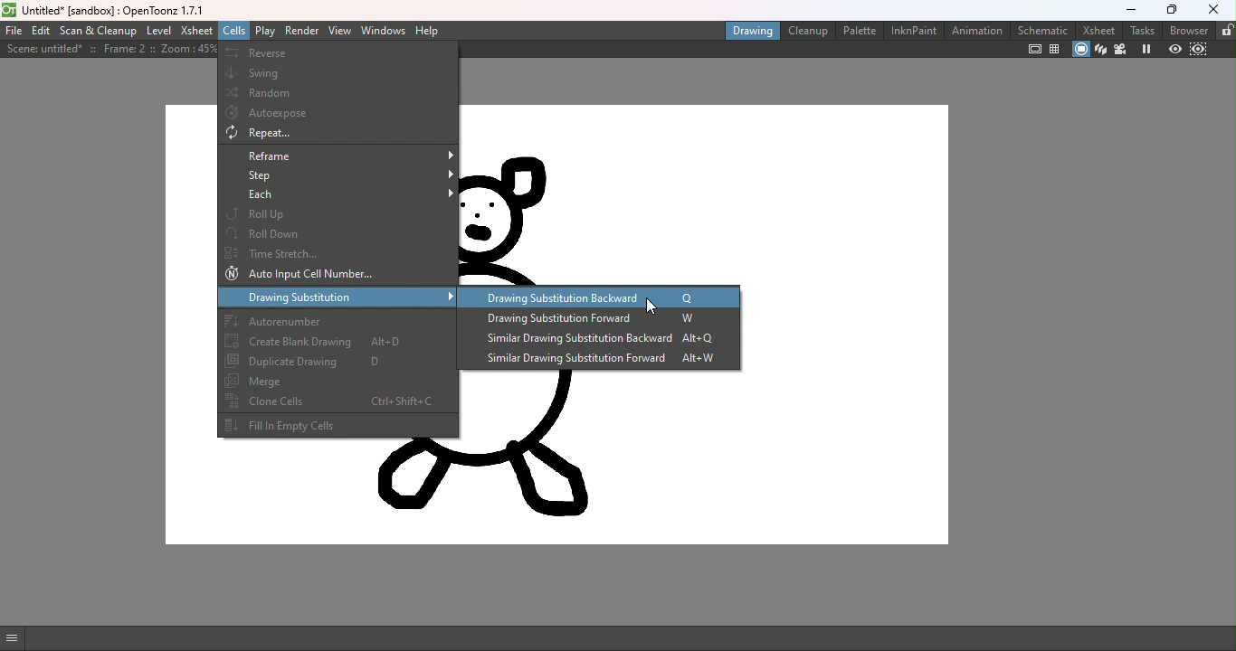 This screenshot has width=1236, height=651. Describe the element at coordinates (338, 92) in the screenshot. I see `Random` at that location.